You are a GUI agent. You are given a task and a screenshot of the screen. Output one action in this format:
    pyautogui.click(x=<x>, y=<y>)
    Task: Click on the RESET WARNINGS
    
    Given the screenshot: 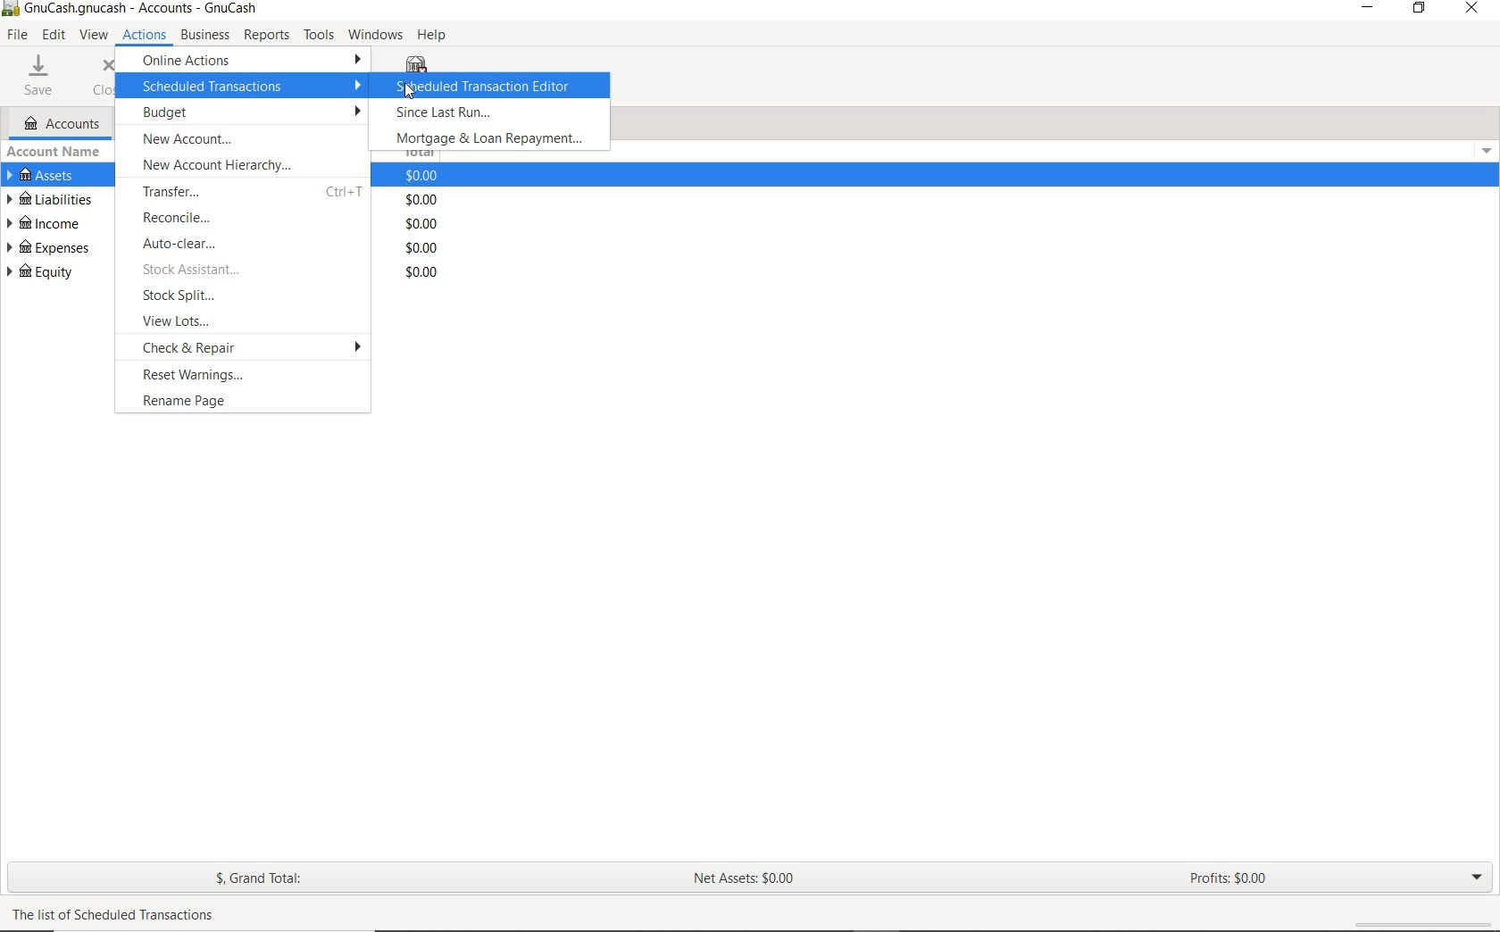 What is the action you would take?
    pyautogui.click(x=253, y=377)
    